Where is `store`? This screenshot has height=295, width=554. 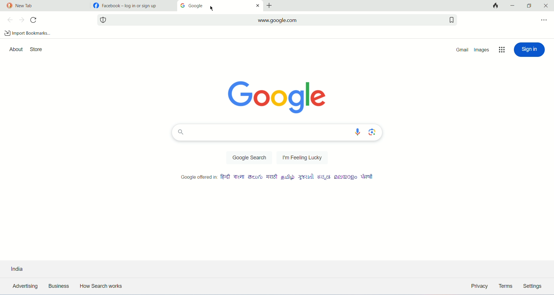
store is located at coordinates (36, 49).